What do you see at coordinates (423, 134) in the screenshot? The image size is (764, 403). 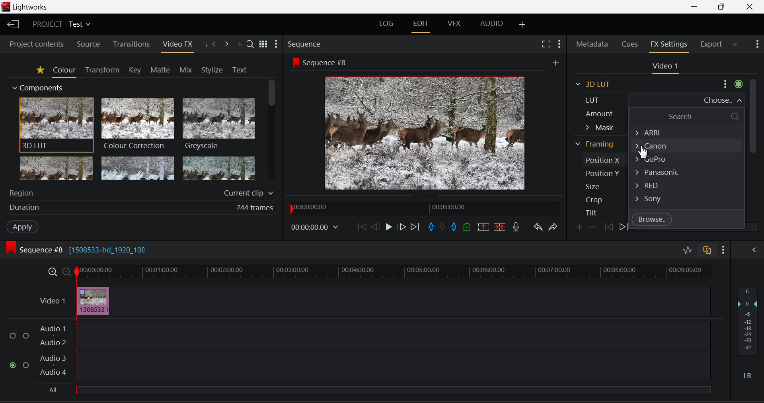 I see `Sequence Preview Screen` at bounding box center [423, 134].